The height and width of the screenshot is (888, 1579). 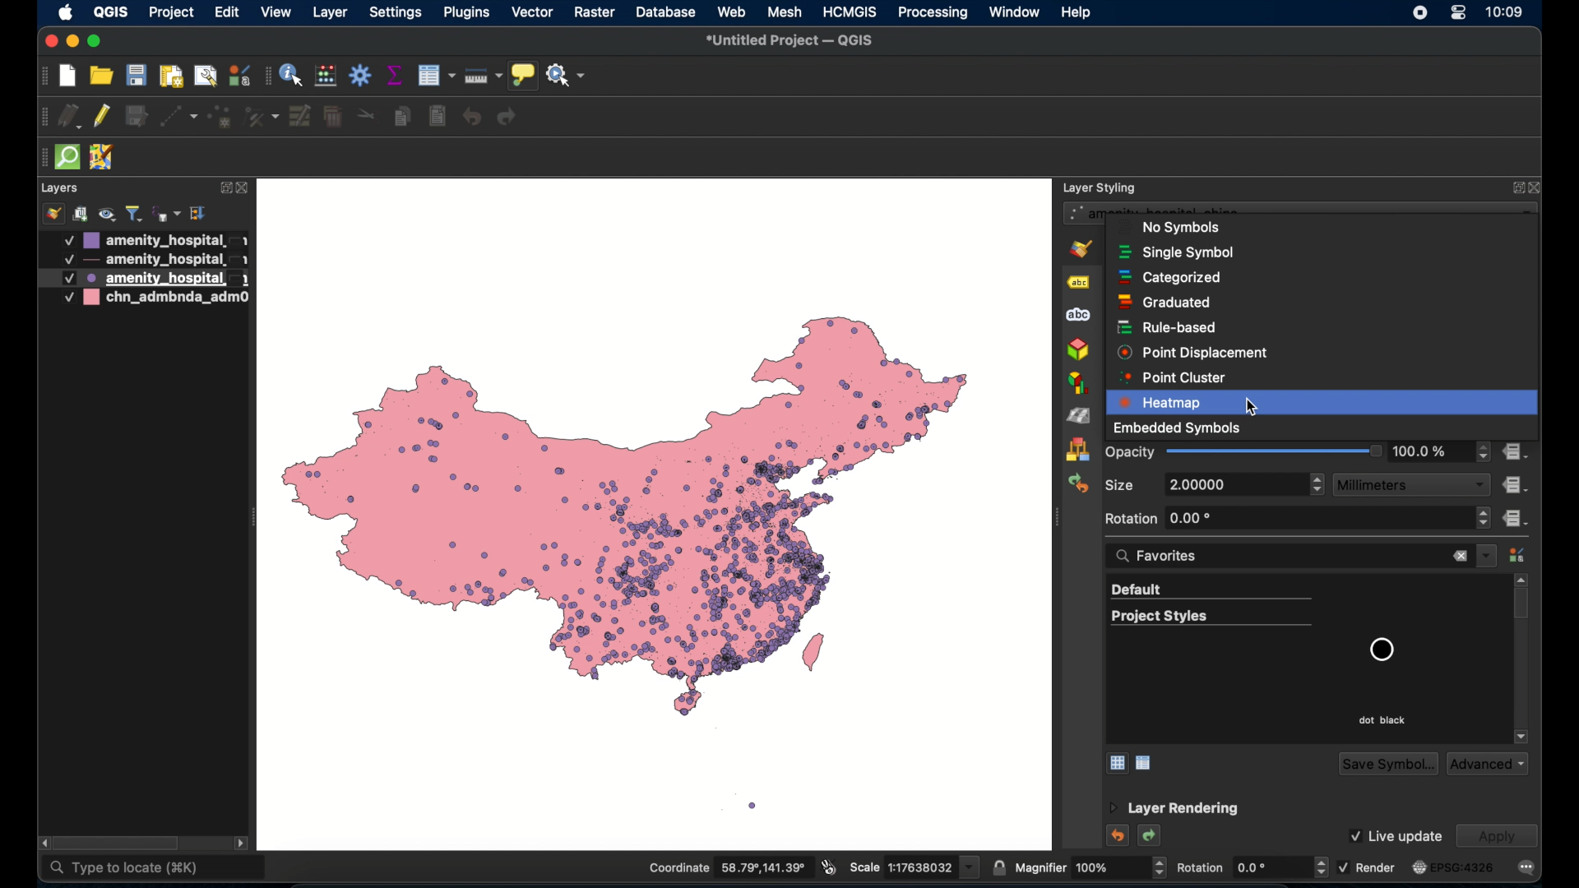 I want to click on jsom remote, so click(x=104, y=159).